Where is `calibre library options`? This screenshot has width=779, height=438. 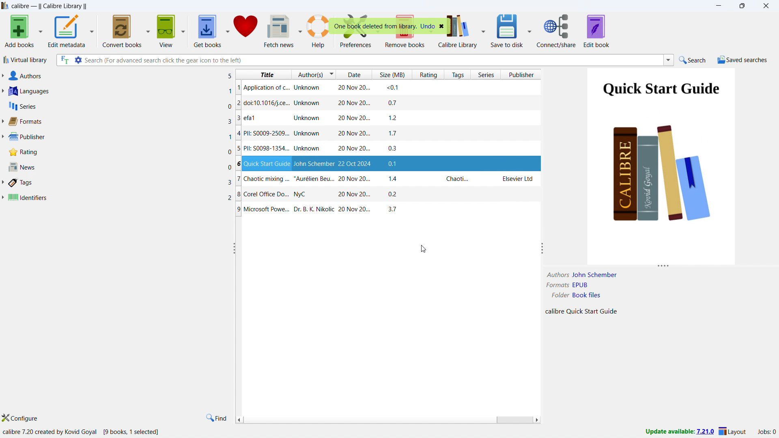
calibre library options is located at coordinates (483, 30).